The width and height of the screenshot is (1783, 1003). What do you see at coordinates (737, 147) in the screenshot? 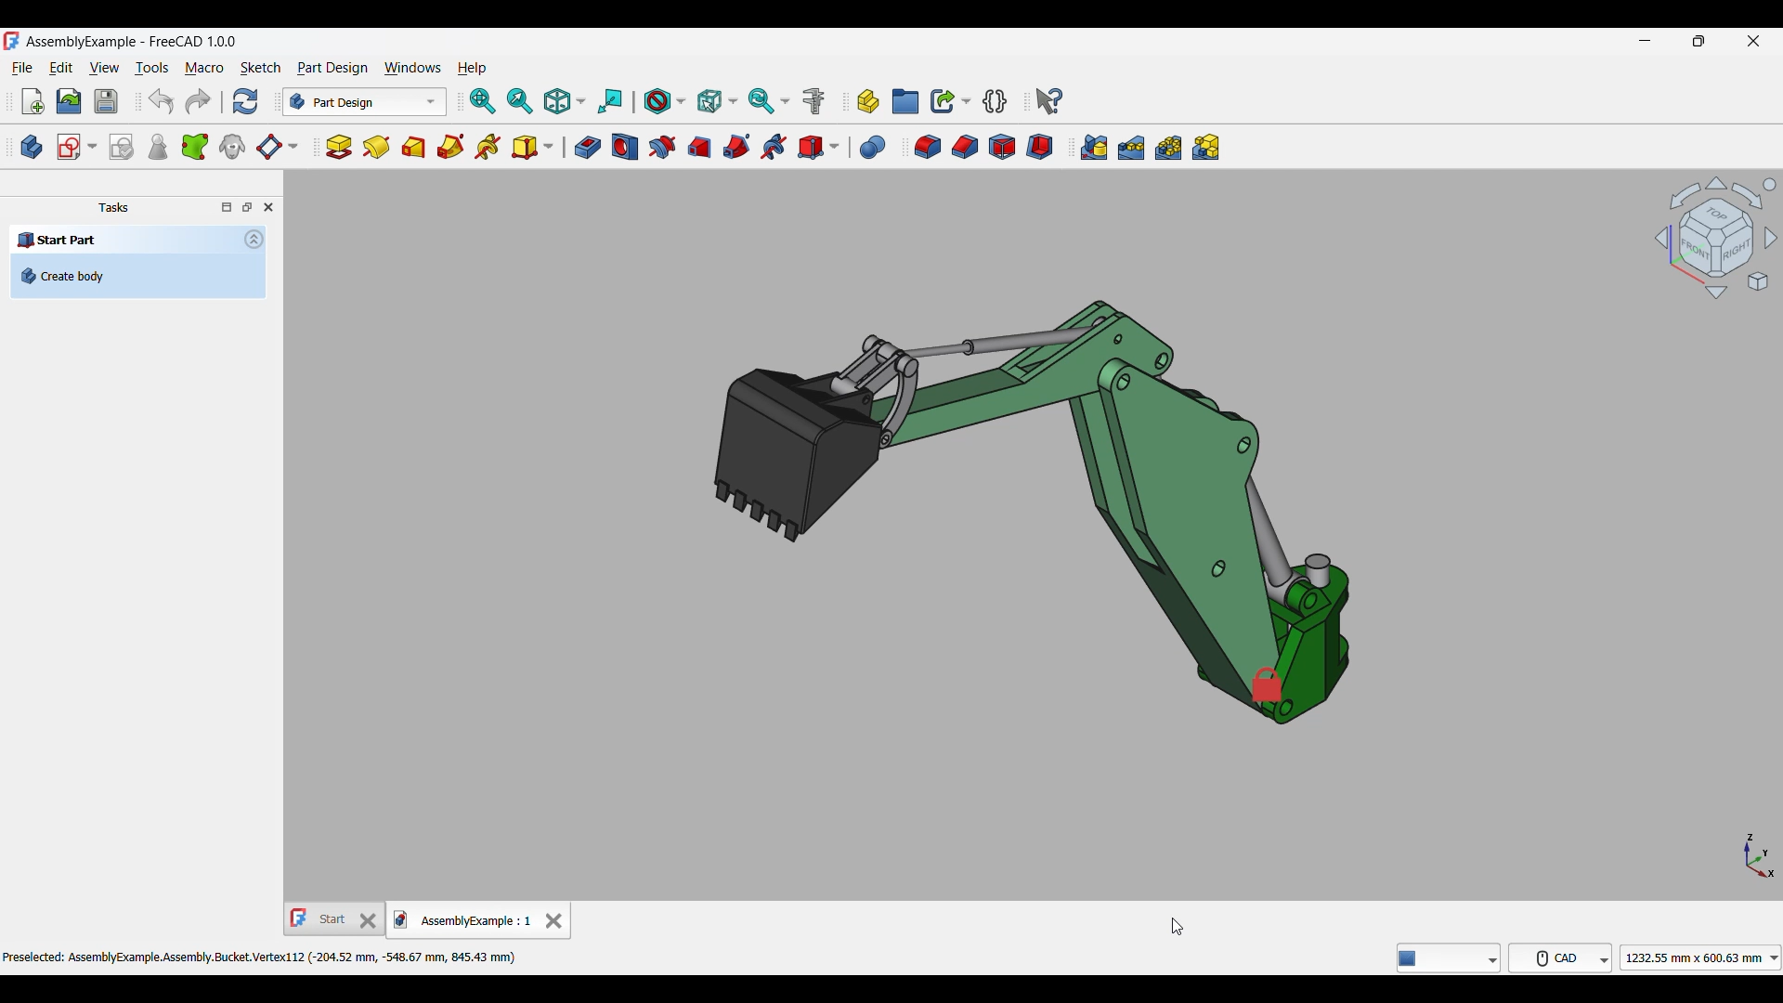
I see `Subtractive pipe` at bounding box center [737, 147].